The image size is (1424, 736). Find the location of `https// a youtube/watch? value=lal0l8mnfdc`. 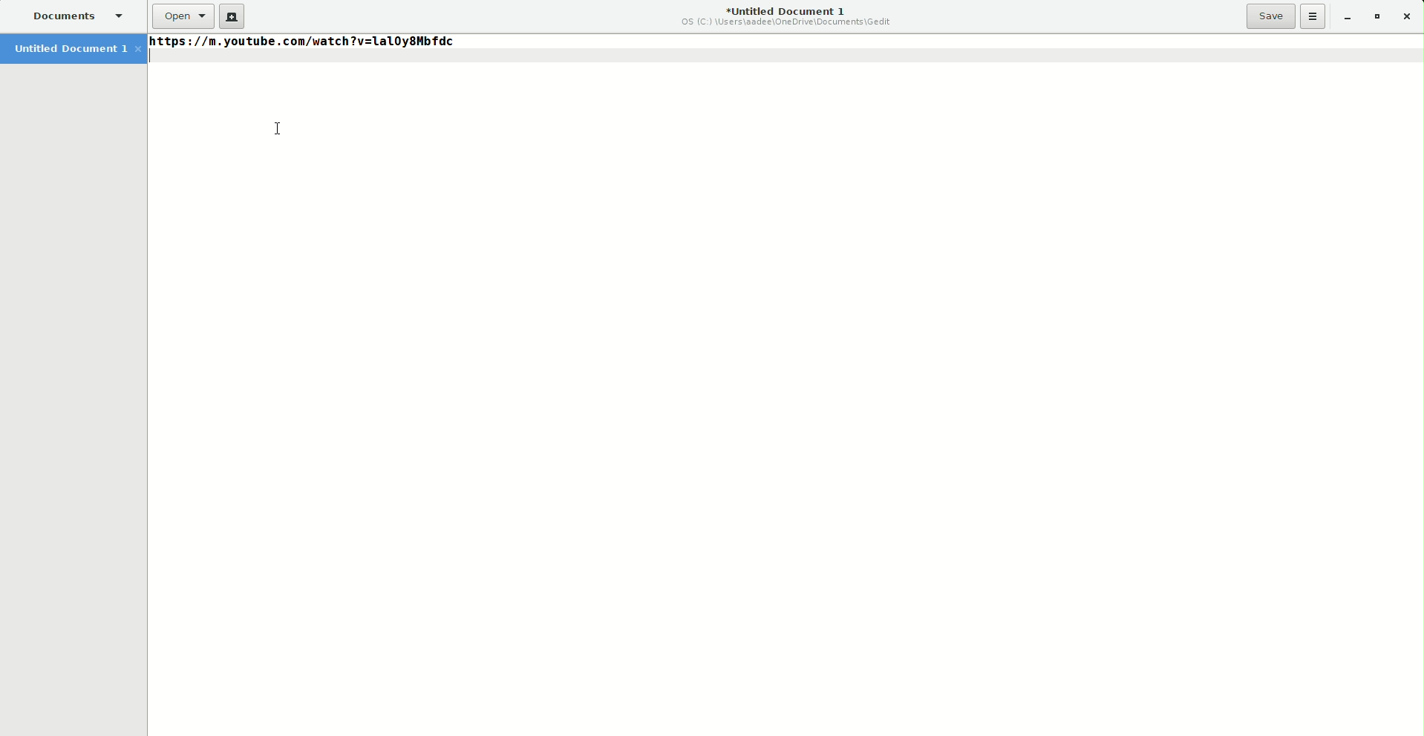

https// a youtube/watch? value=lal0l8mnfdc is located at coordinates (302, 45).